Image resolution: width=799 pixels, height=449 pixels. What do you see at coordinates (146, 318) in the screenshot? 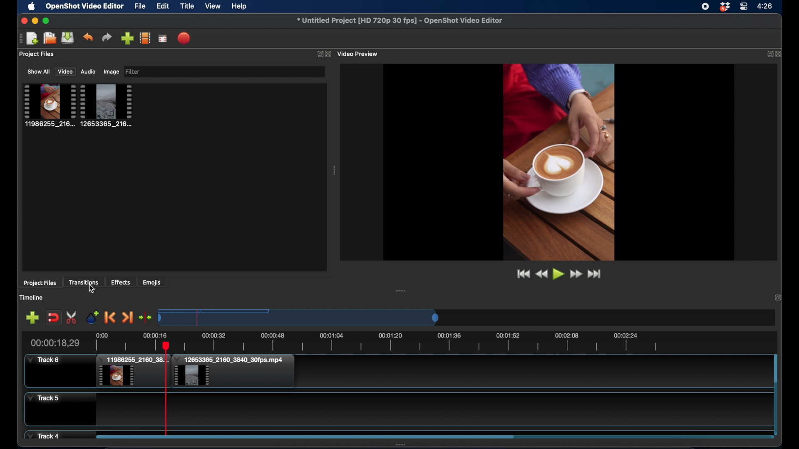
I see `center the timeline playhead` at bounding box center [146, 318].